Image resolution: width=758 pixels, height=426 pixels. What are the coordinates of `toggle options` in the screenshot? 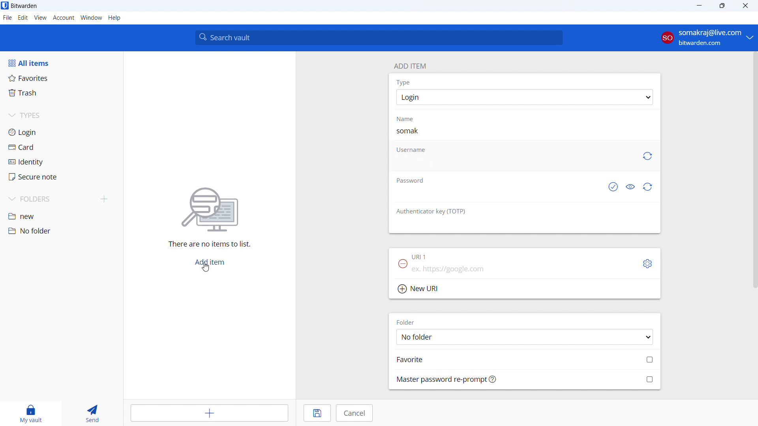 It's located at (648, 264).